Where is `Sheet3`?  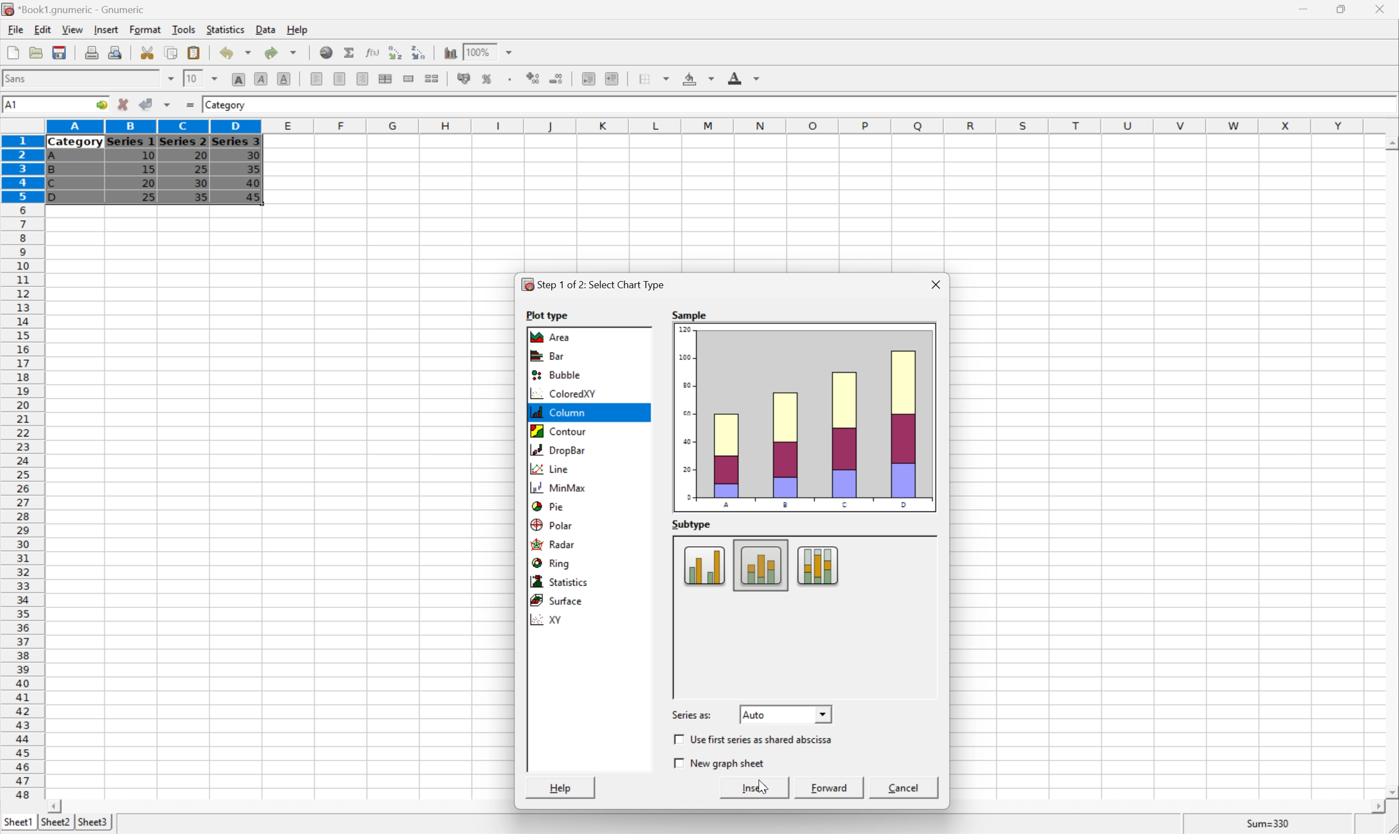 Sheet3 is located at coordinates (94, 822).